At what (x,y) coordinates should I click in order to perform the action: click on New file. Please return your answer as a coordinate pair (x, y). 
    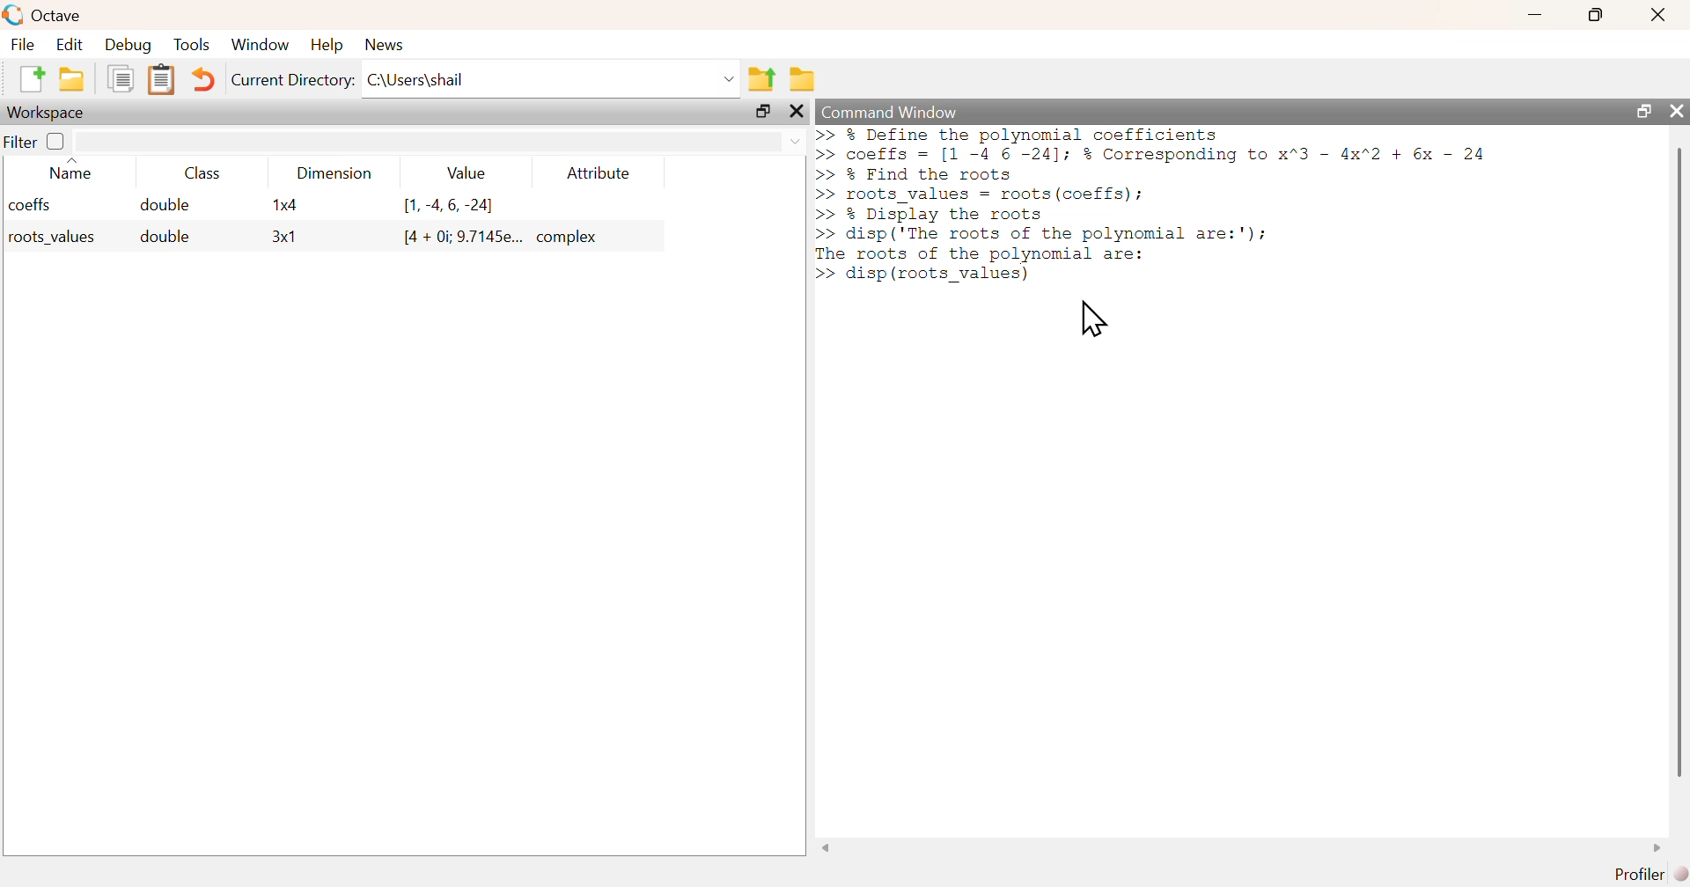
    Looking at the image, I should click on (29, 79).